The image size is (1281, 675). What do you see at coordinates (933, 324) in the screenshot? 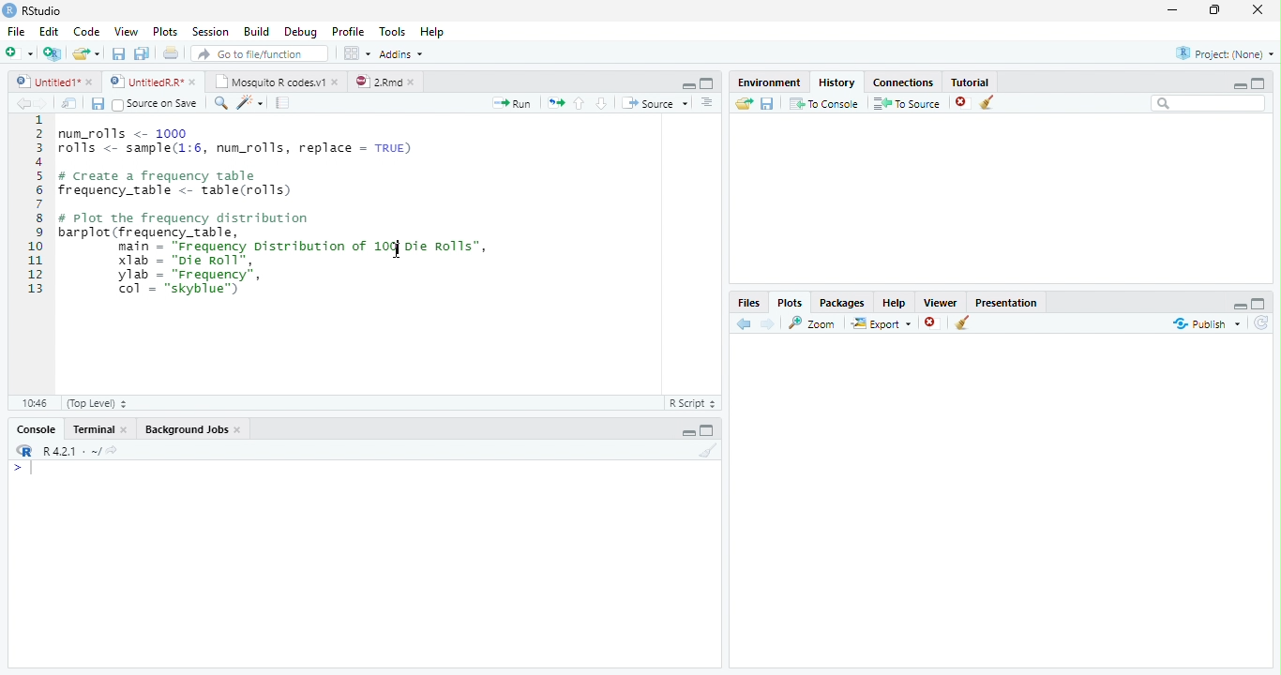
I see `Remove Selected` at bounding box center [933, 324].